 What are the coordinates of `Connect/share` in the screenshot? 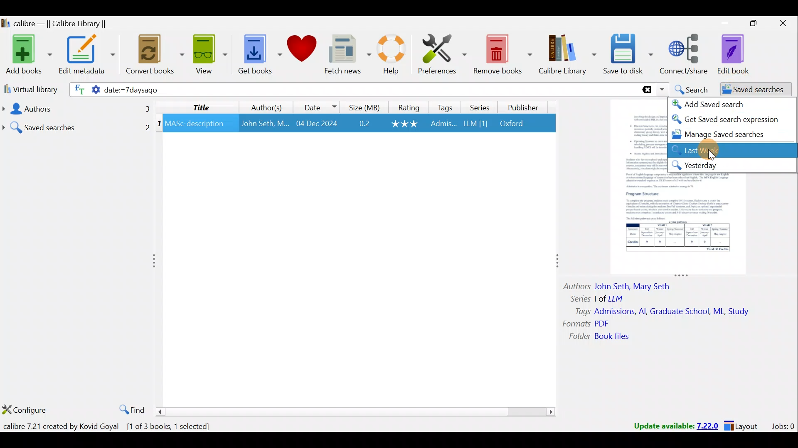 It's located at (686, 55).